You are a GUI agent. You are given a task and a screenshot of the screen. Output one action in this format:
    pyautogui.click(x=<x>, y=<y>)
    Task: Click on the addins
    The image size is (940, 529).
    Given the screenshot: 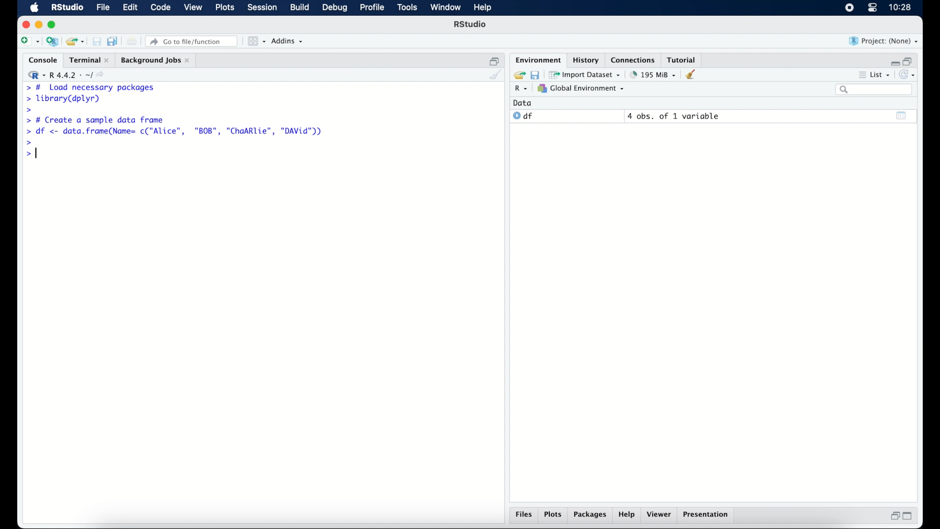 What is the action you would take?
    pyautogui.click(x=287, y=42)
    